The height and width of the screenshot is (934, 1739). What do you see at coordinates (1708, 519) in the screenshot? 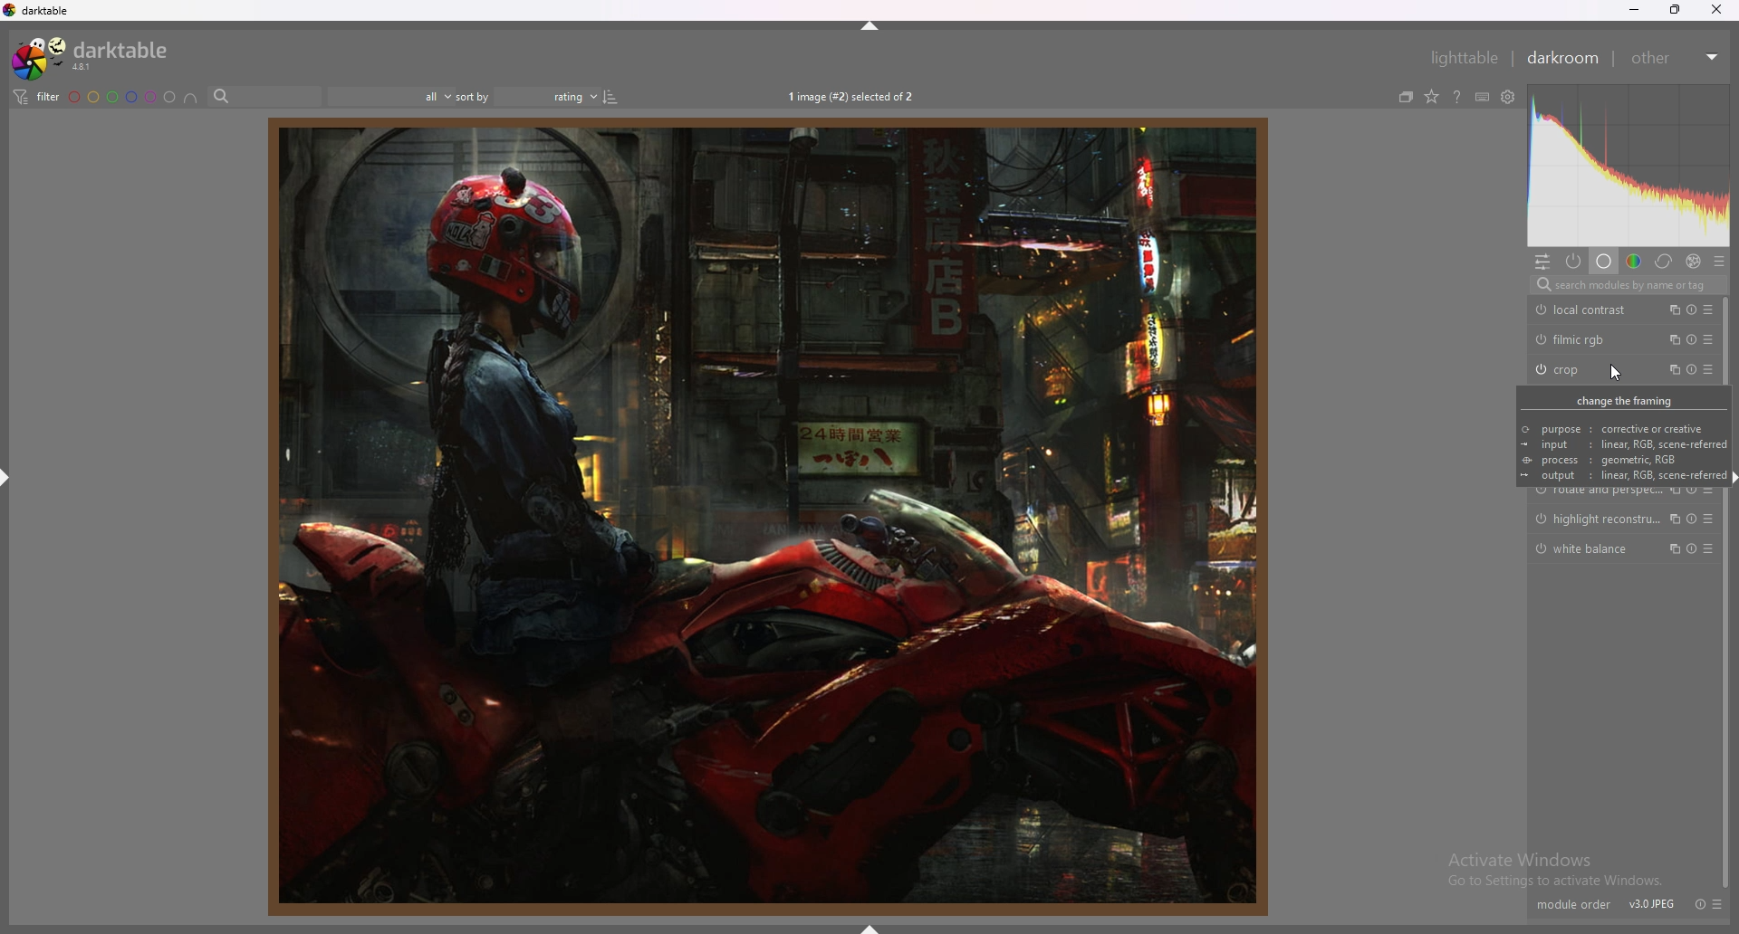
I see `presets` at bounding box center [1708, 519].